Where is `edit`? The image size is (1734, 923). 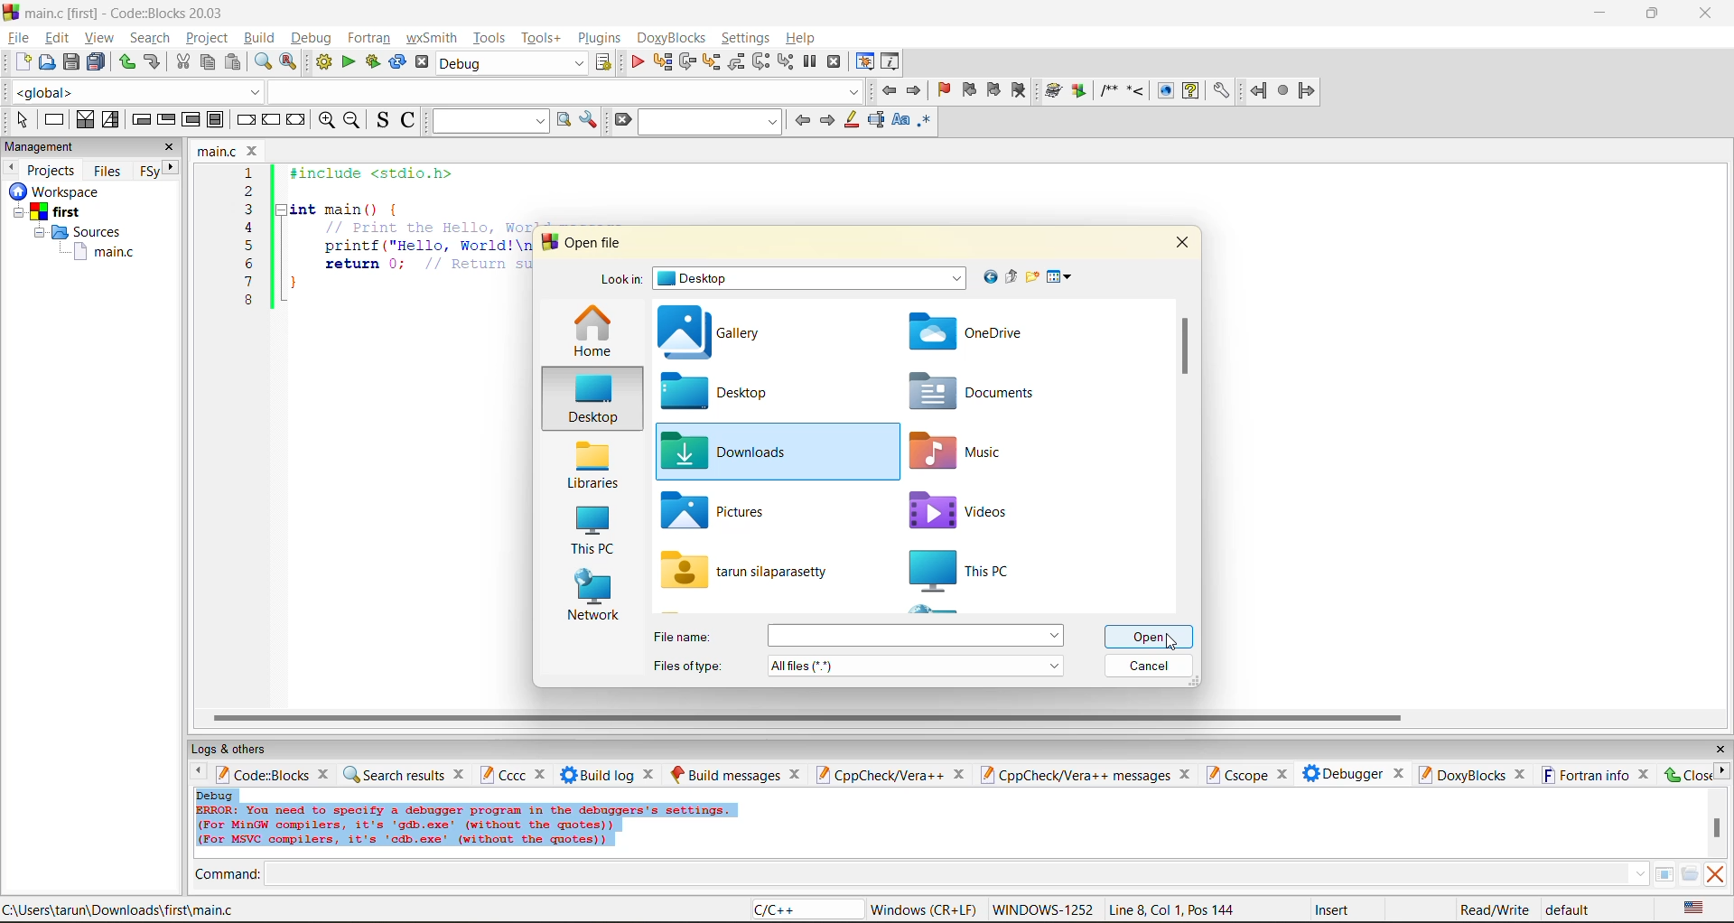
edit is located at coordinates (60, 38).